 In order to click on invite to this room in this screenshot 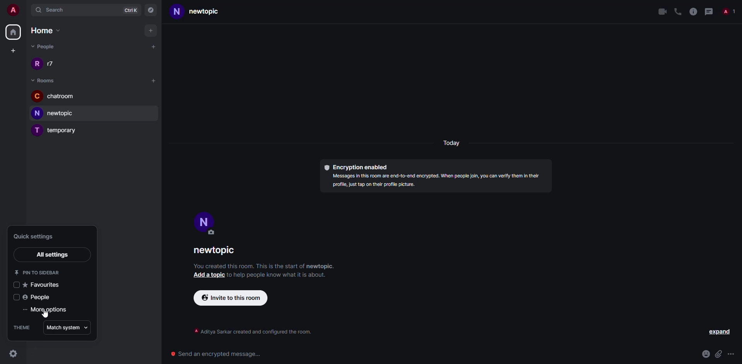, I will do `click(231, 298)`.